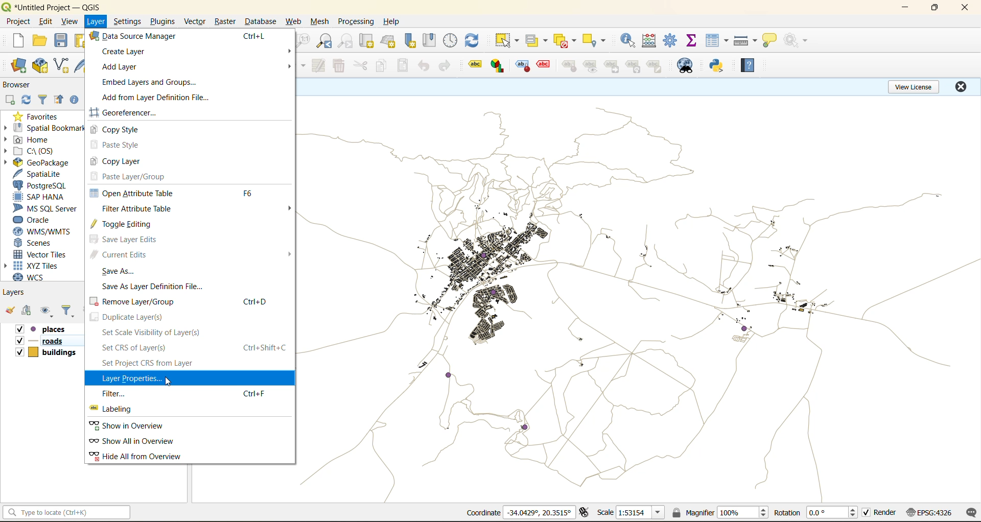  I want to click on geopackage, so click(48, 162).